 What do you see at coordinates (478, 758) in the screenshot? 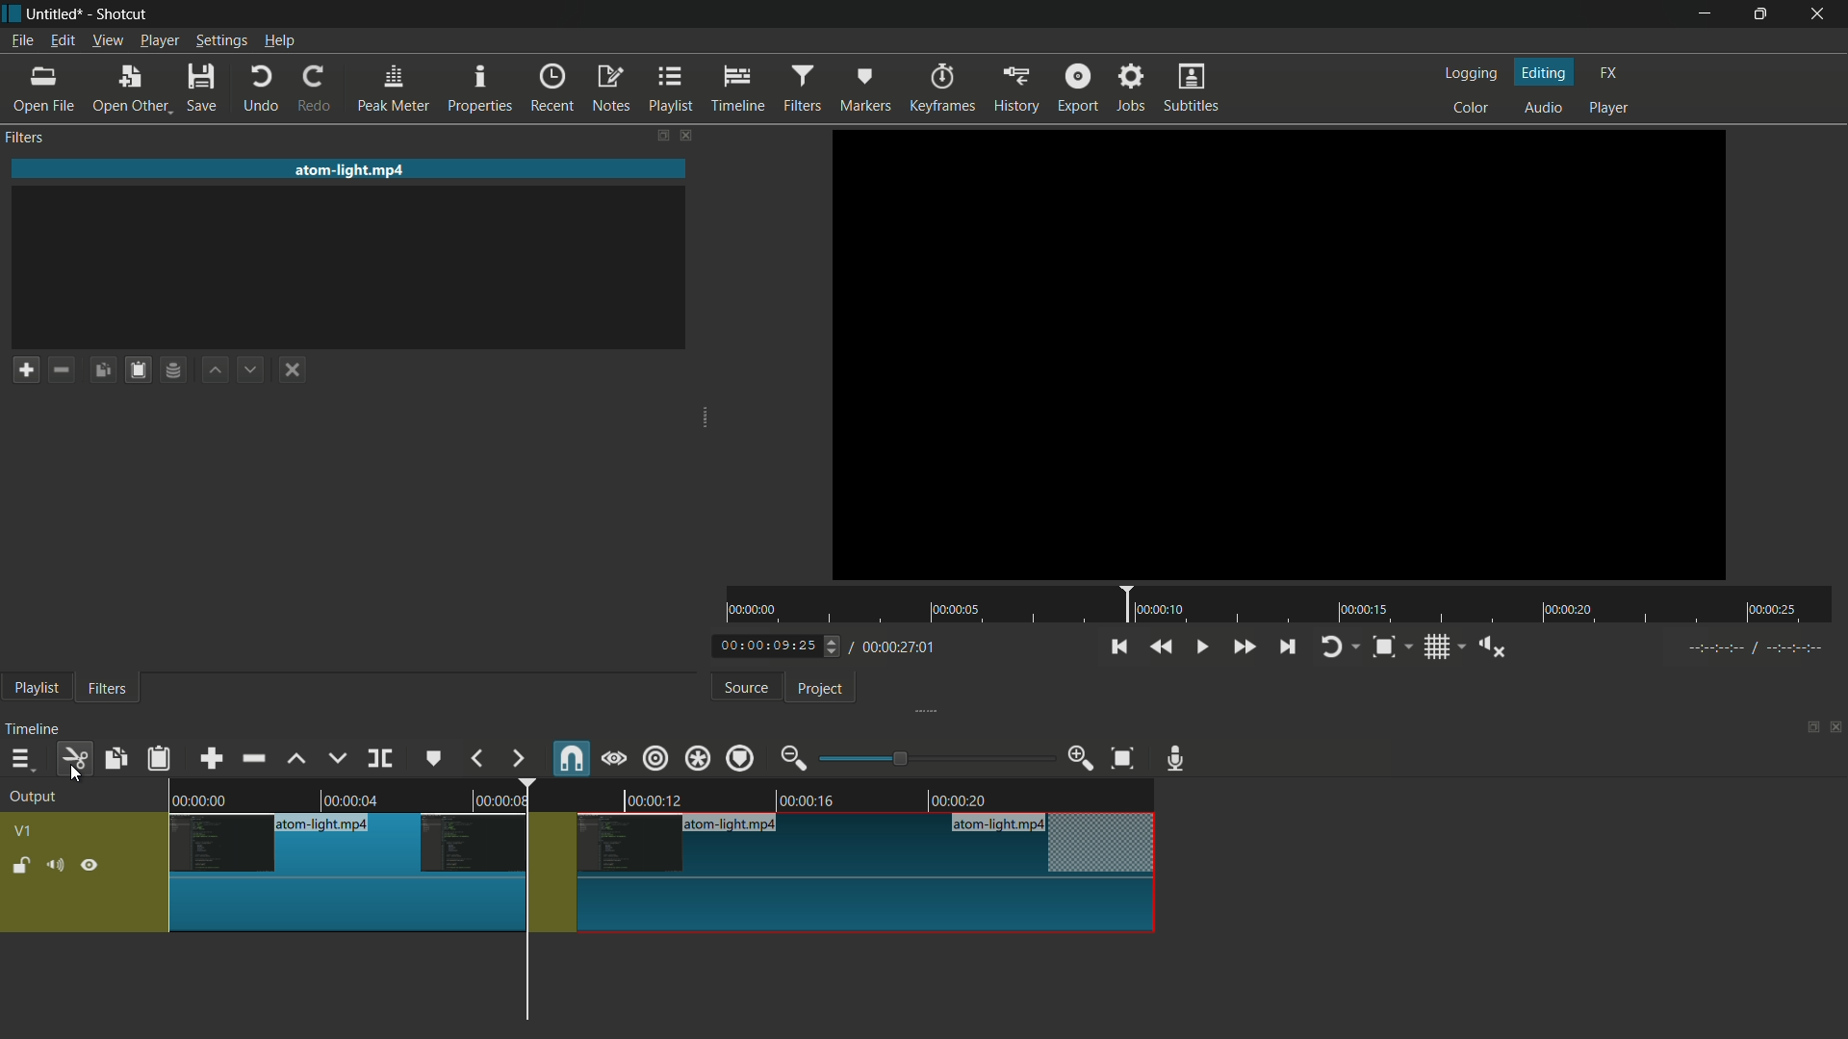
I see `previous marker` at bounding box center [478, 758].